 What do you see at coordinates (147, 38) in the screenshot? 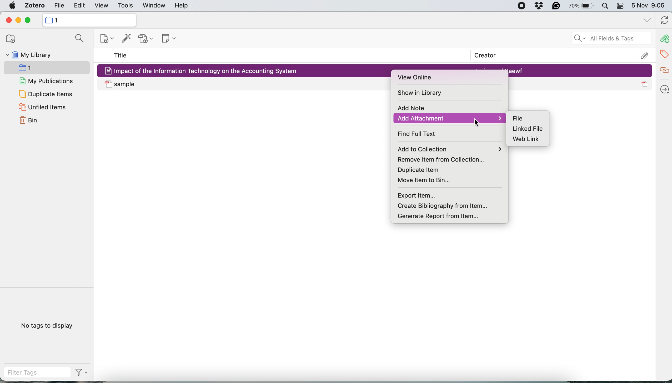
I see `new attachment` at bounding box center [147, 38].